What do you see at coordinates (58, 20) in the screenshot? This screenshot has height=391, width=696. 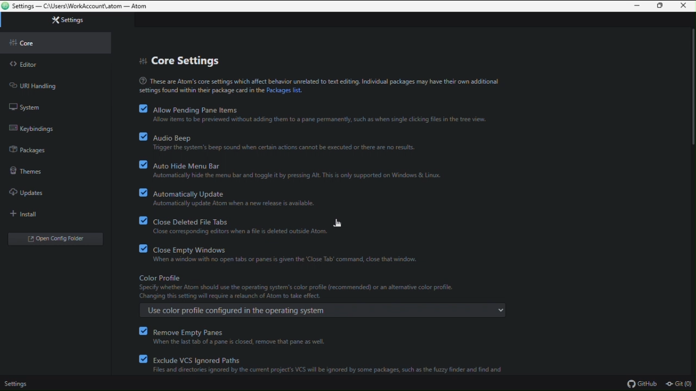 I see `Settings` at bounding box center [58, 20].